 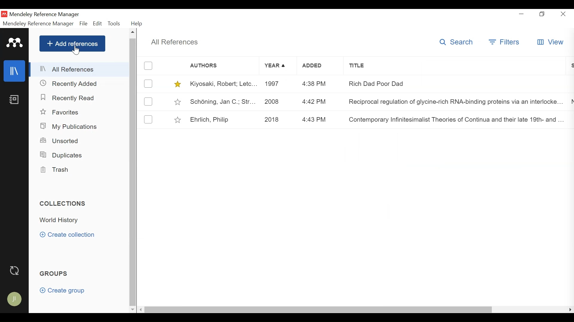 What do you see at coordinates (55, 170) in the screenshot?
I see `Trash` at bounding box center [55, 170].